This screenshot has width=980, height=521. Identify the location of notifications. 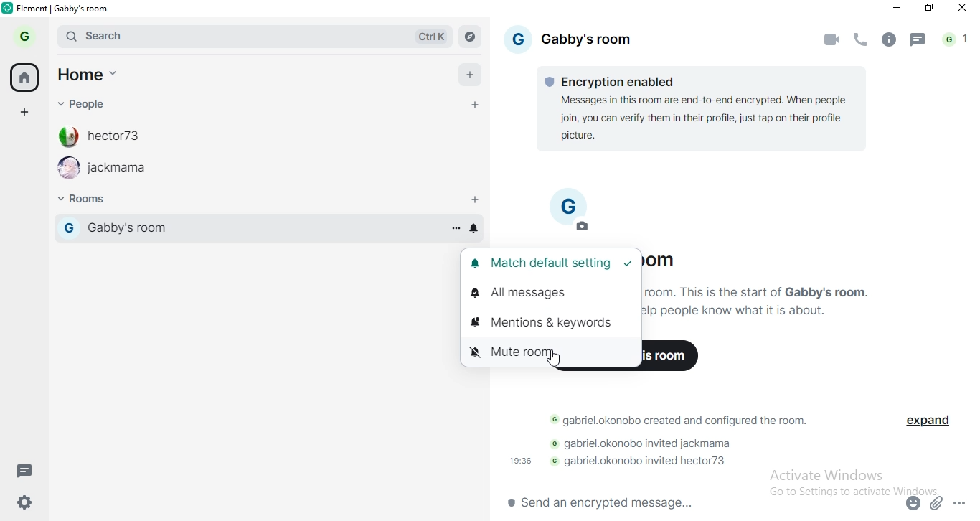
(961, 36).